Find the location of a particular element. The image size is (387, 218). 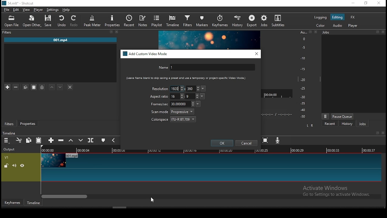

append is located at coordinates (51, 141).